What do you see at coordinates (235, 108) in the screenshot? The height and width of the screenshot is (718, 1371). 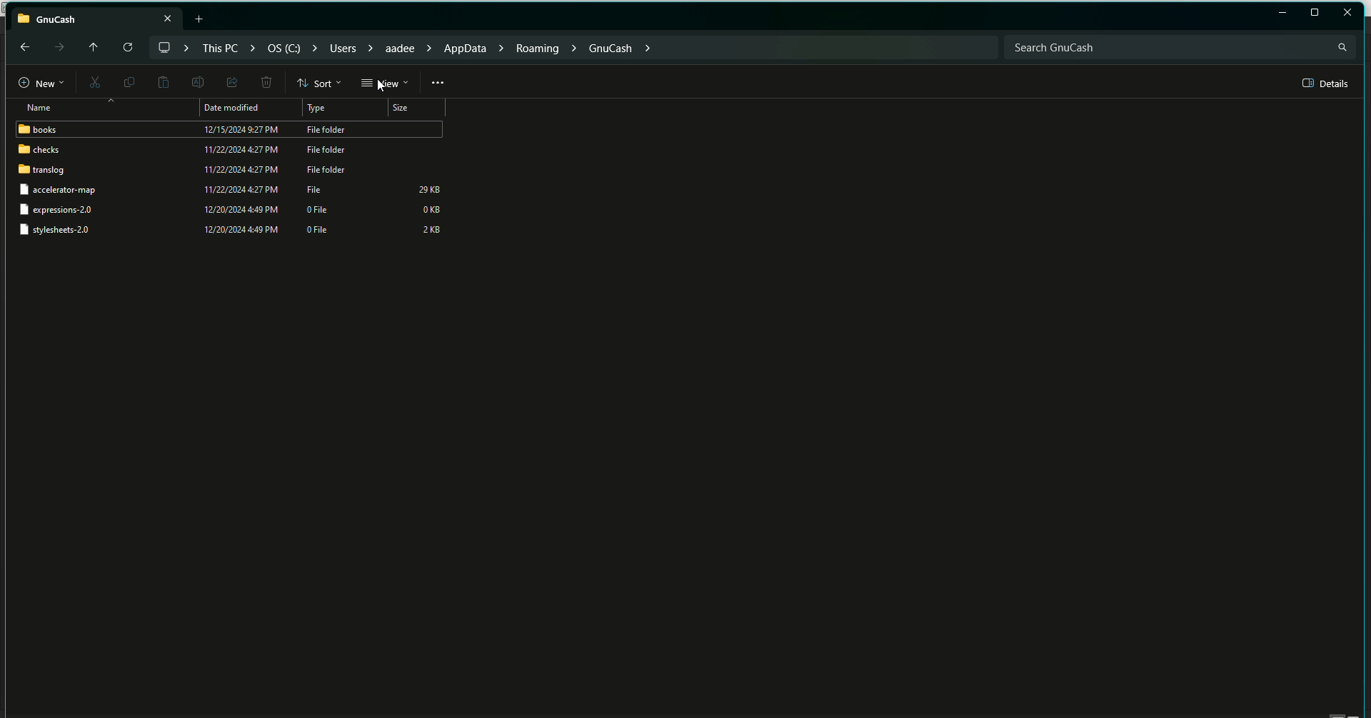 I see `Date Modified` at bounding box center [235, 108].